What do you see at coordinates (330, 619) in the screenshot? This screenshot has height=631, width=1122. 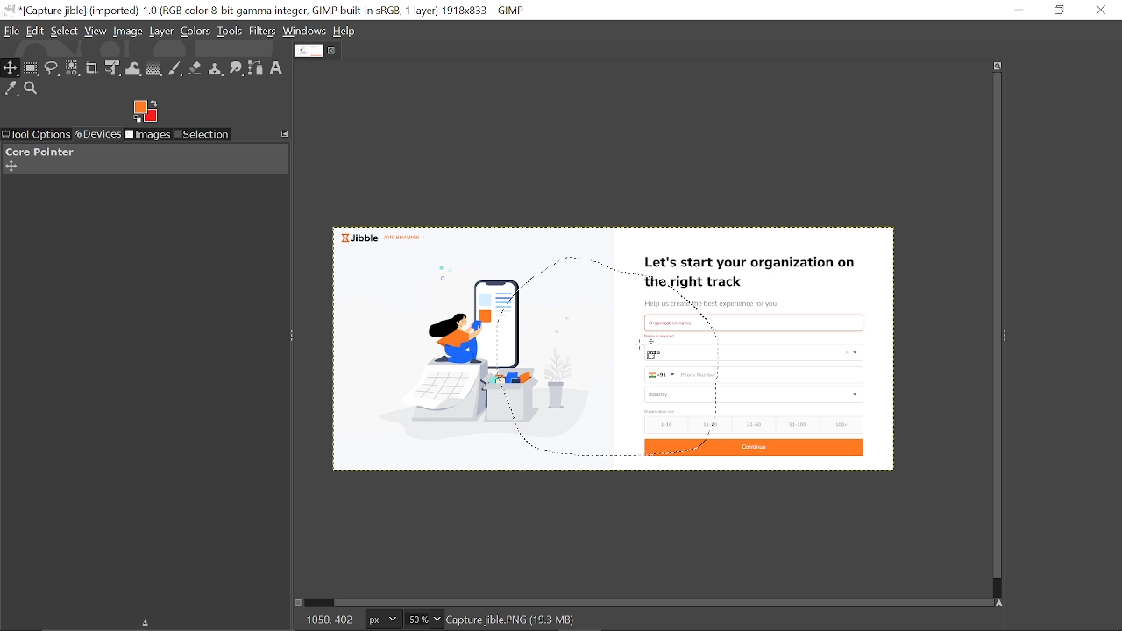 I see `646, 384` at bounding box center [330, 619].